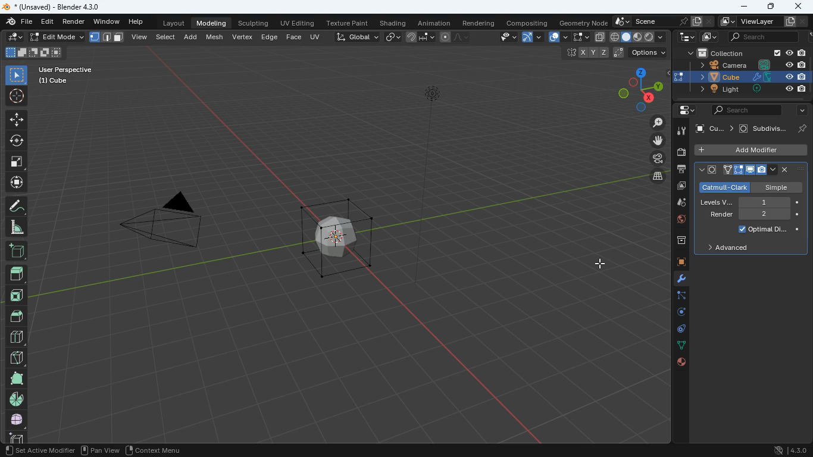 This screenshot has height=457, width=813. I want to click on minimize, so click(742, 6).